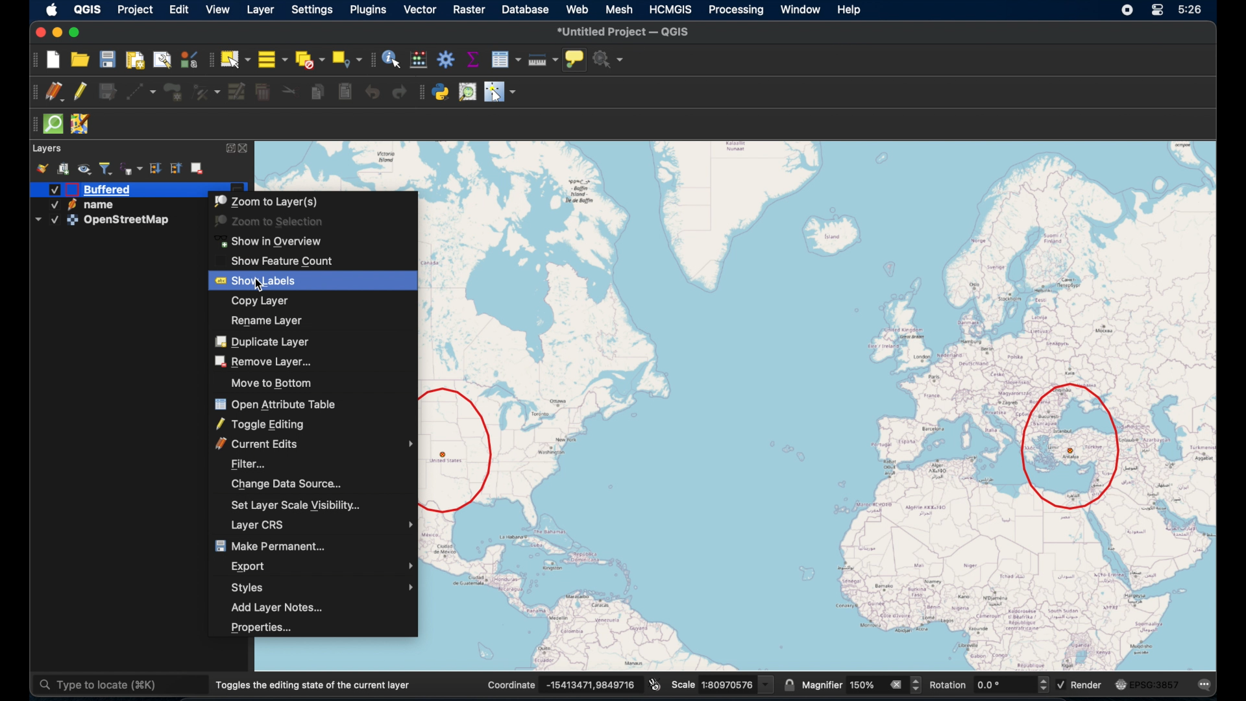  What do you see at coordinates (56, 32) in the screenshot?
I see `minimize` at bounding box center [56, 32].